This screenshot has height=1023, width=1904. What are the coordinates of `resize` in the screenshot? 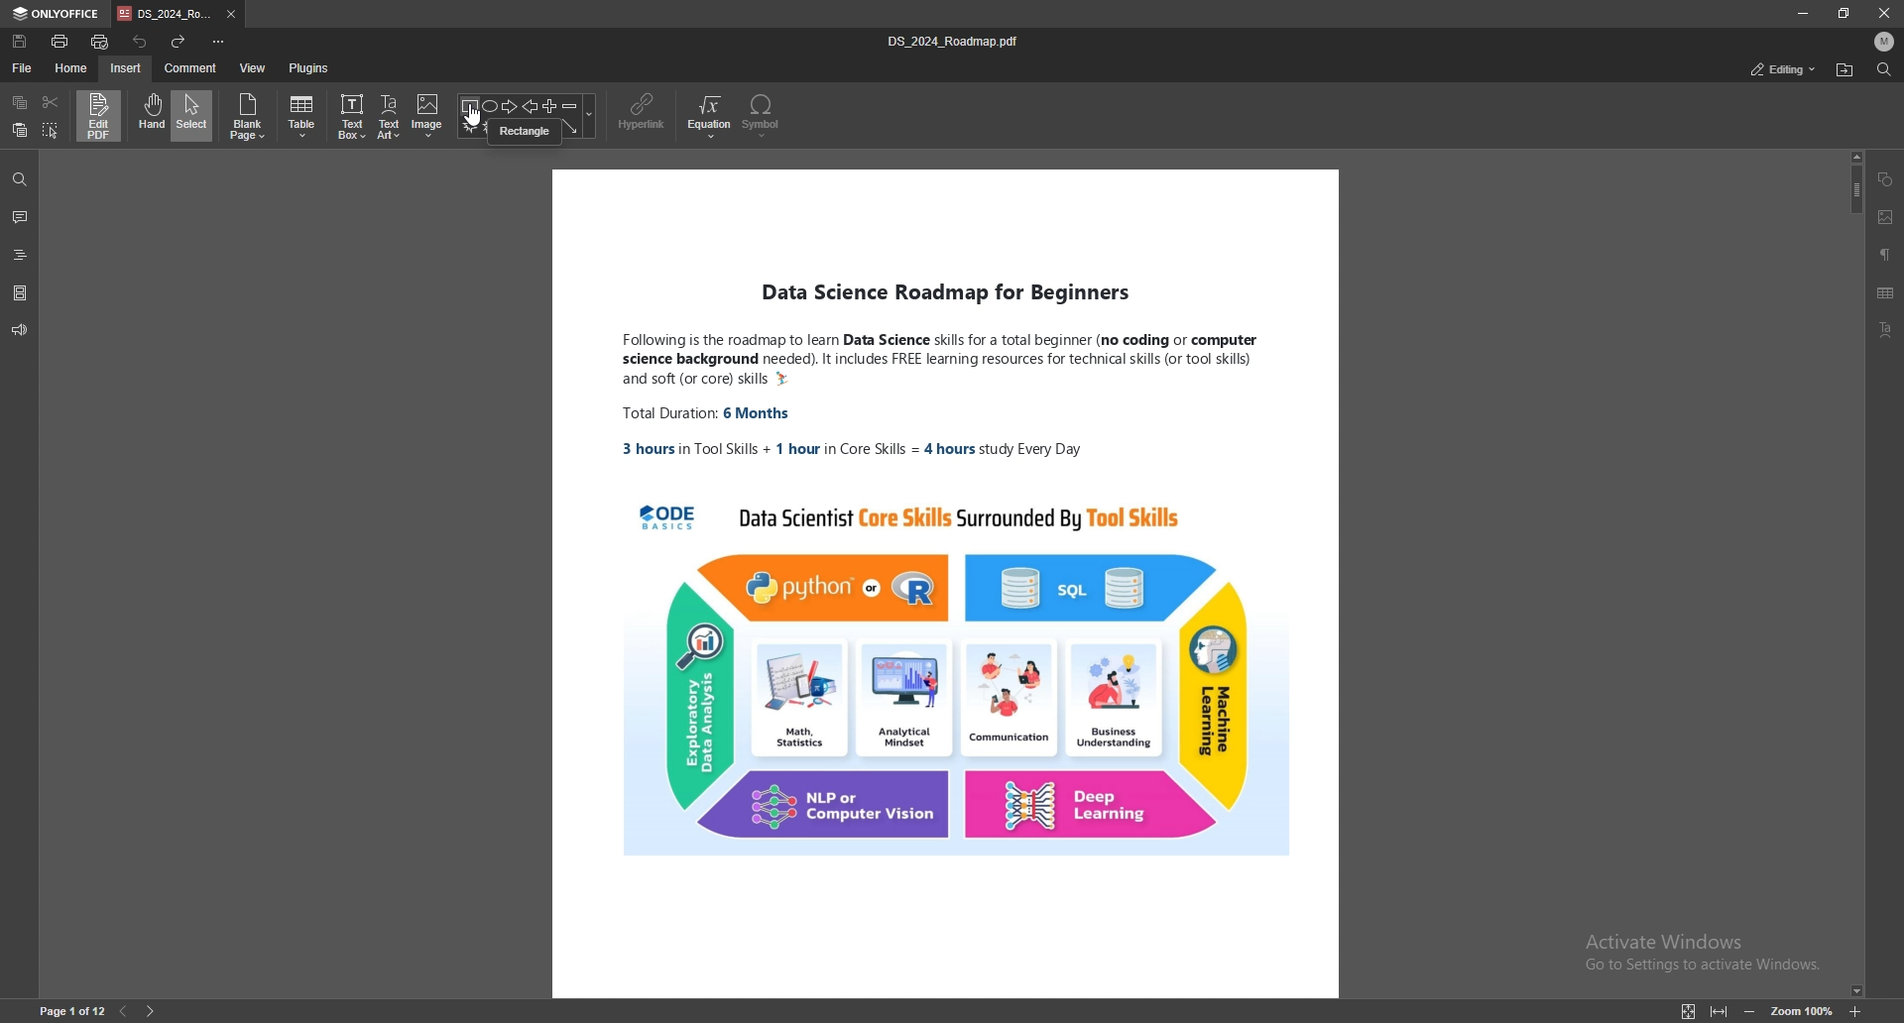 It's located at (1844, 13).